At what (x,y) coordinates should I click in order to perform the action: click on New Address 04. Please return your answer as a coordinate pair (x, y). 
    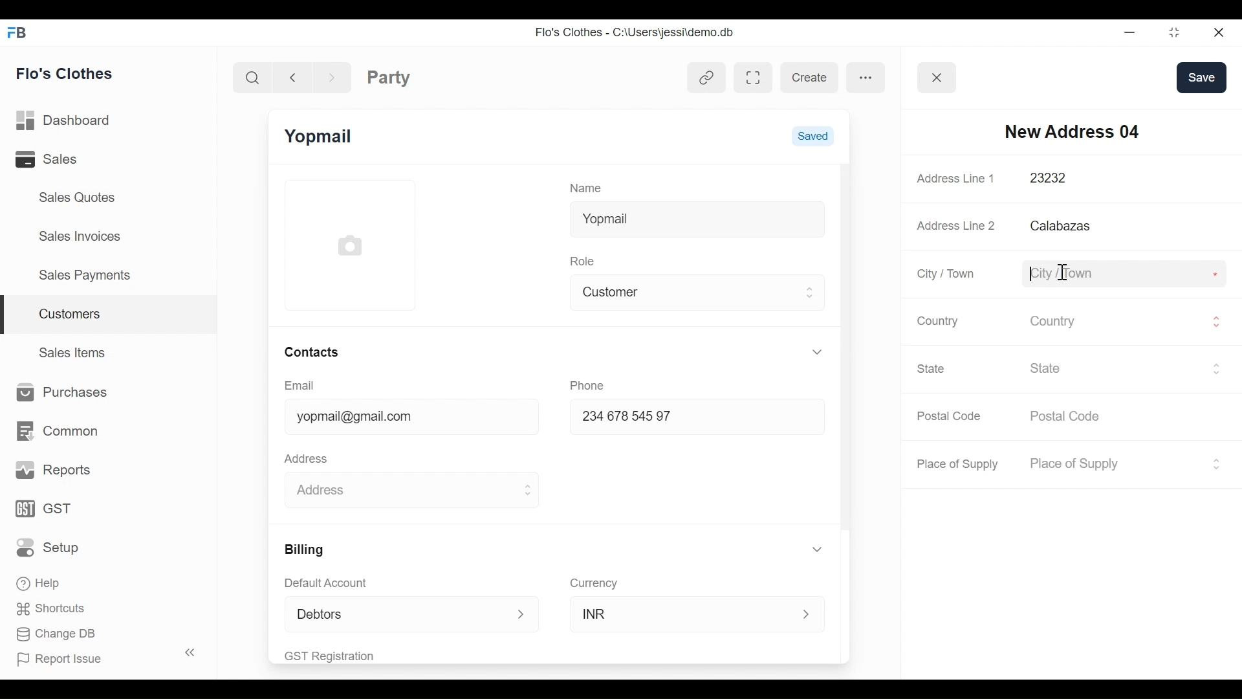
    Looking at the image, I should click on (1072, 131).